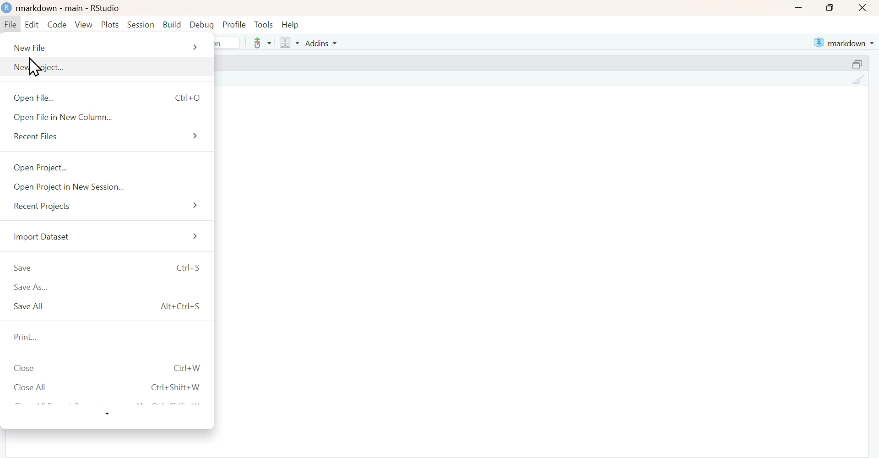 This screenshot has height=458, width=879. Describe the element at coordinates (843, 43) in the screenshot. I see `current project - rmarkdown` at that location.